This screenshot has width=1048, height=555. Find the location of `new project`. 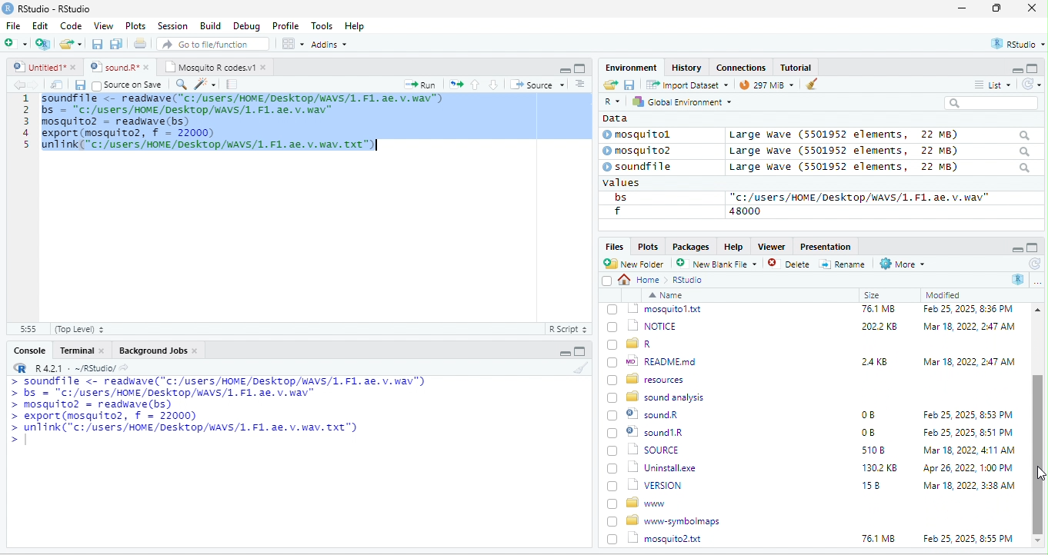

new project is located at coordinates (44, 44).